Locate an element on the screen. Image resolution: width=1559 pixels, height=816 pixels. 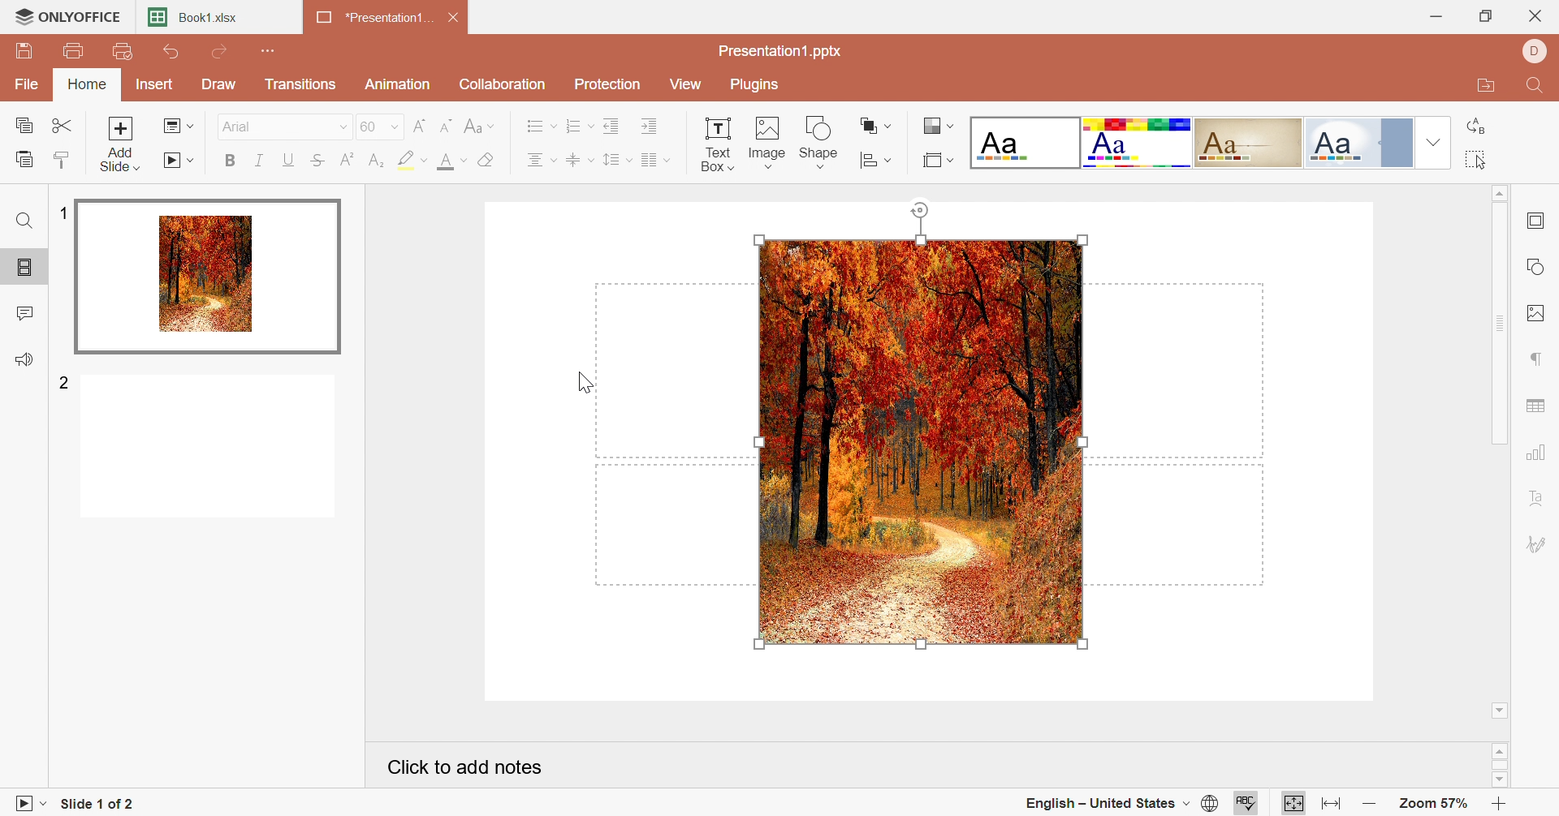
Find is located at coordinates (1538, 87).